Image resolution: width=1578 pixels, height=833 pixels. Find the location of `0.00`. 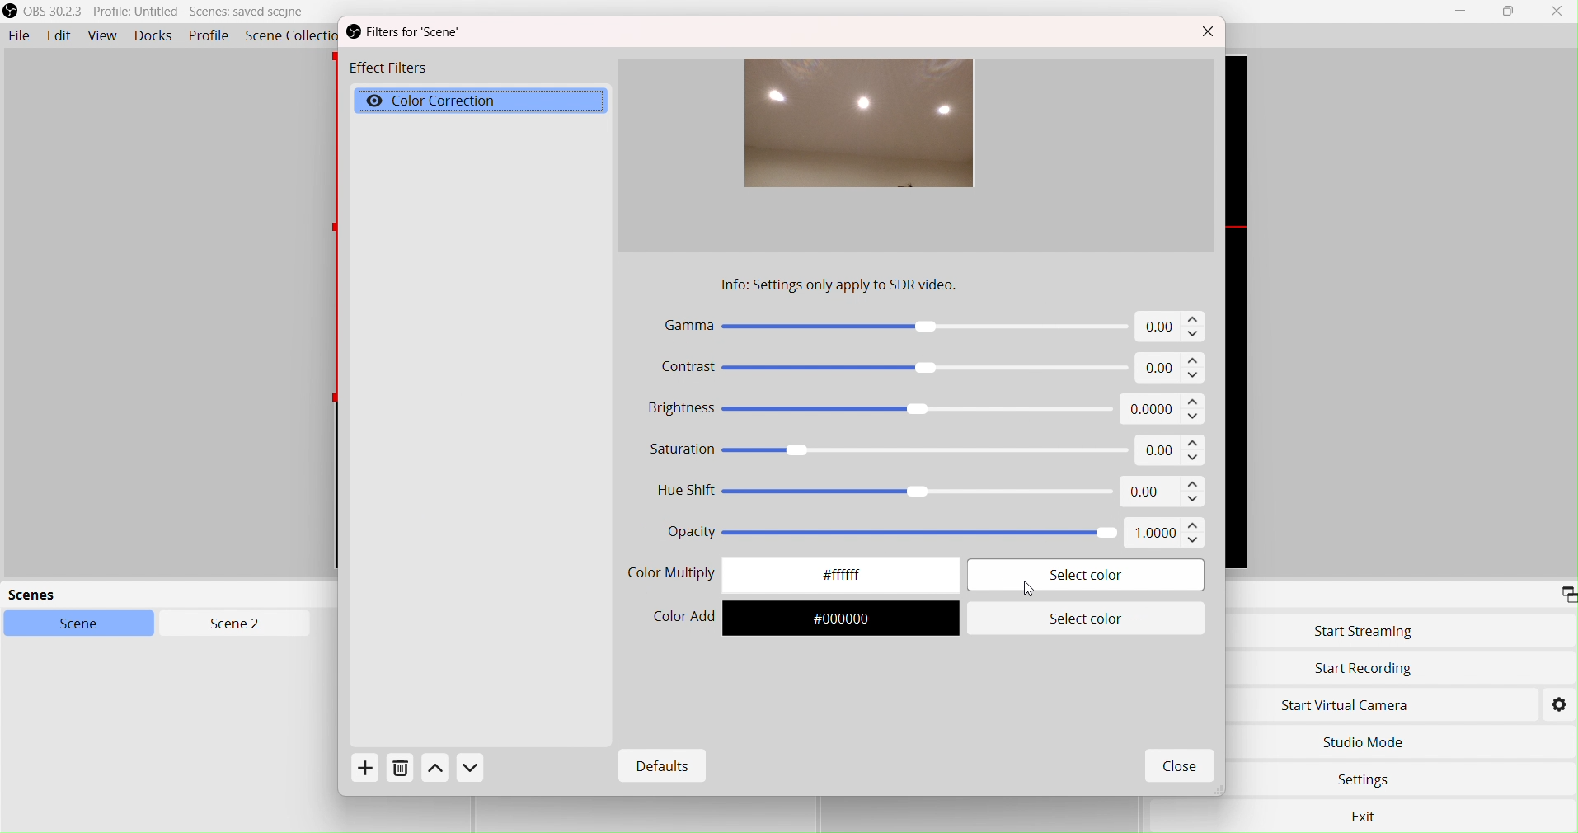

0.00 is located at coordinates (1167, 491).